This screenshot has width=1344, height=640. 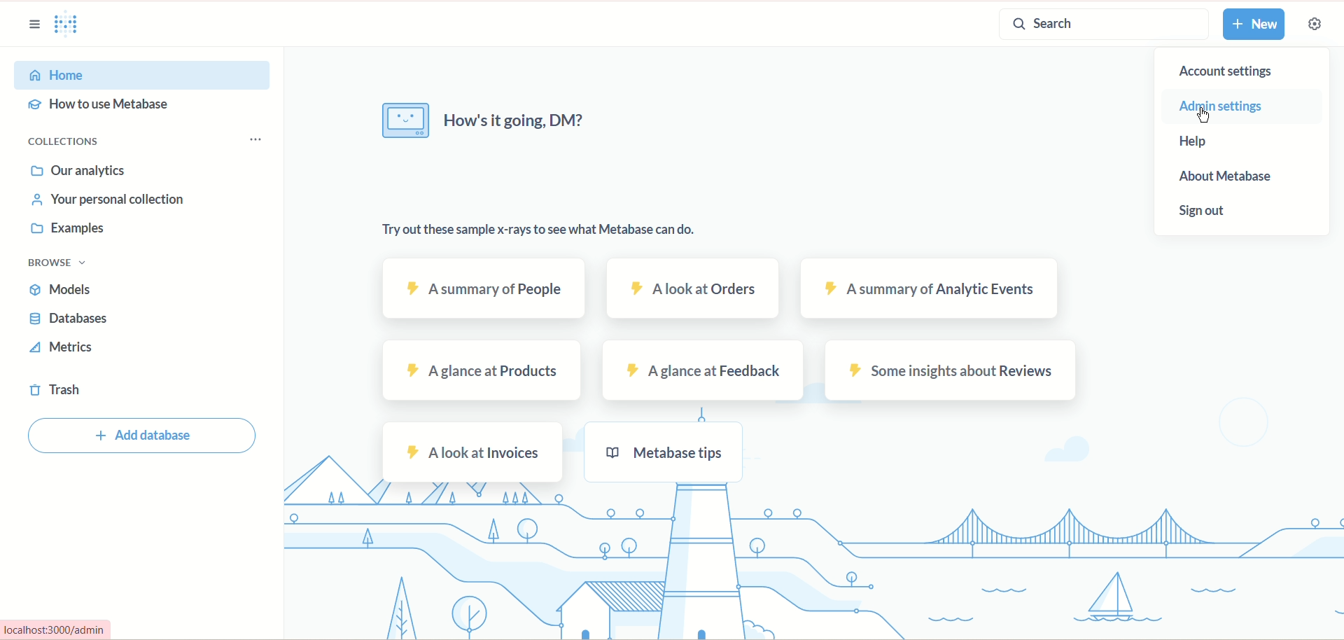 What do you see at coordinates (472, 370) in the screenshot?
I see `a glance at products` at bounding box center [472, 370].